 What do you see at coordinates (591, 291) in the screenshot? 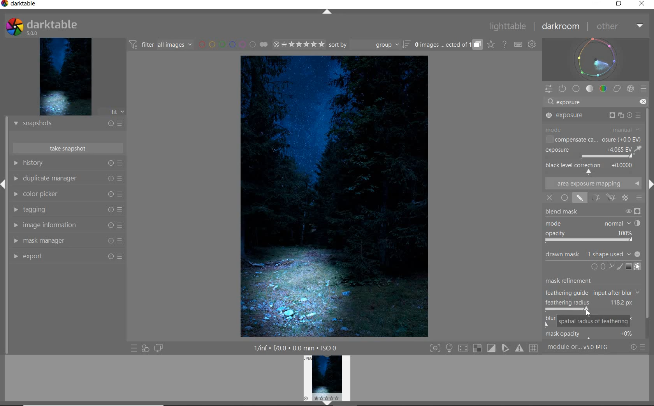
I see `feathering guide` at bounding box center [591, 291].